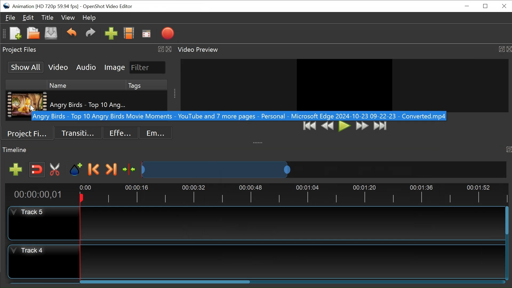  I want to click on OpenShot Video Editor, so click(108, 7).